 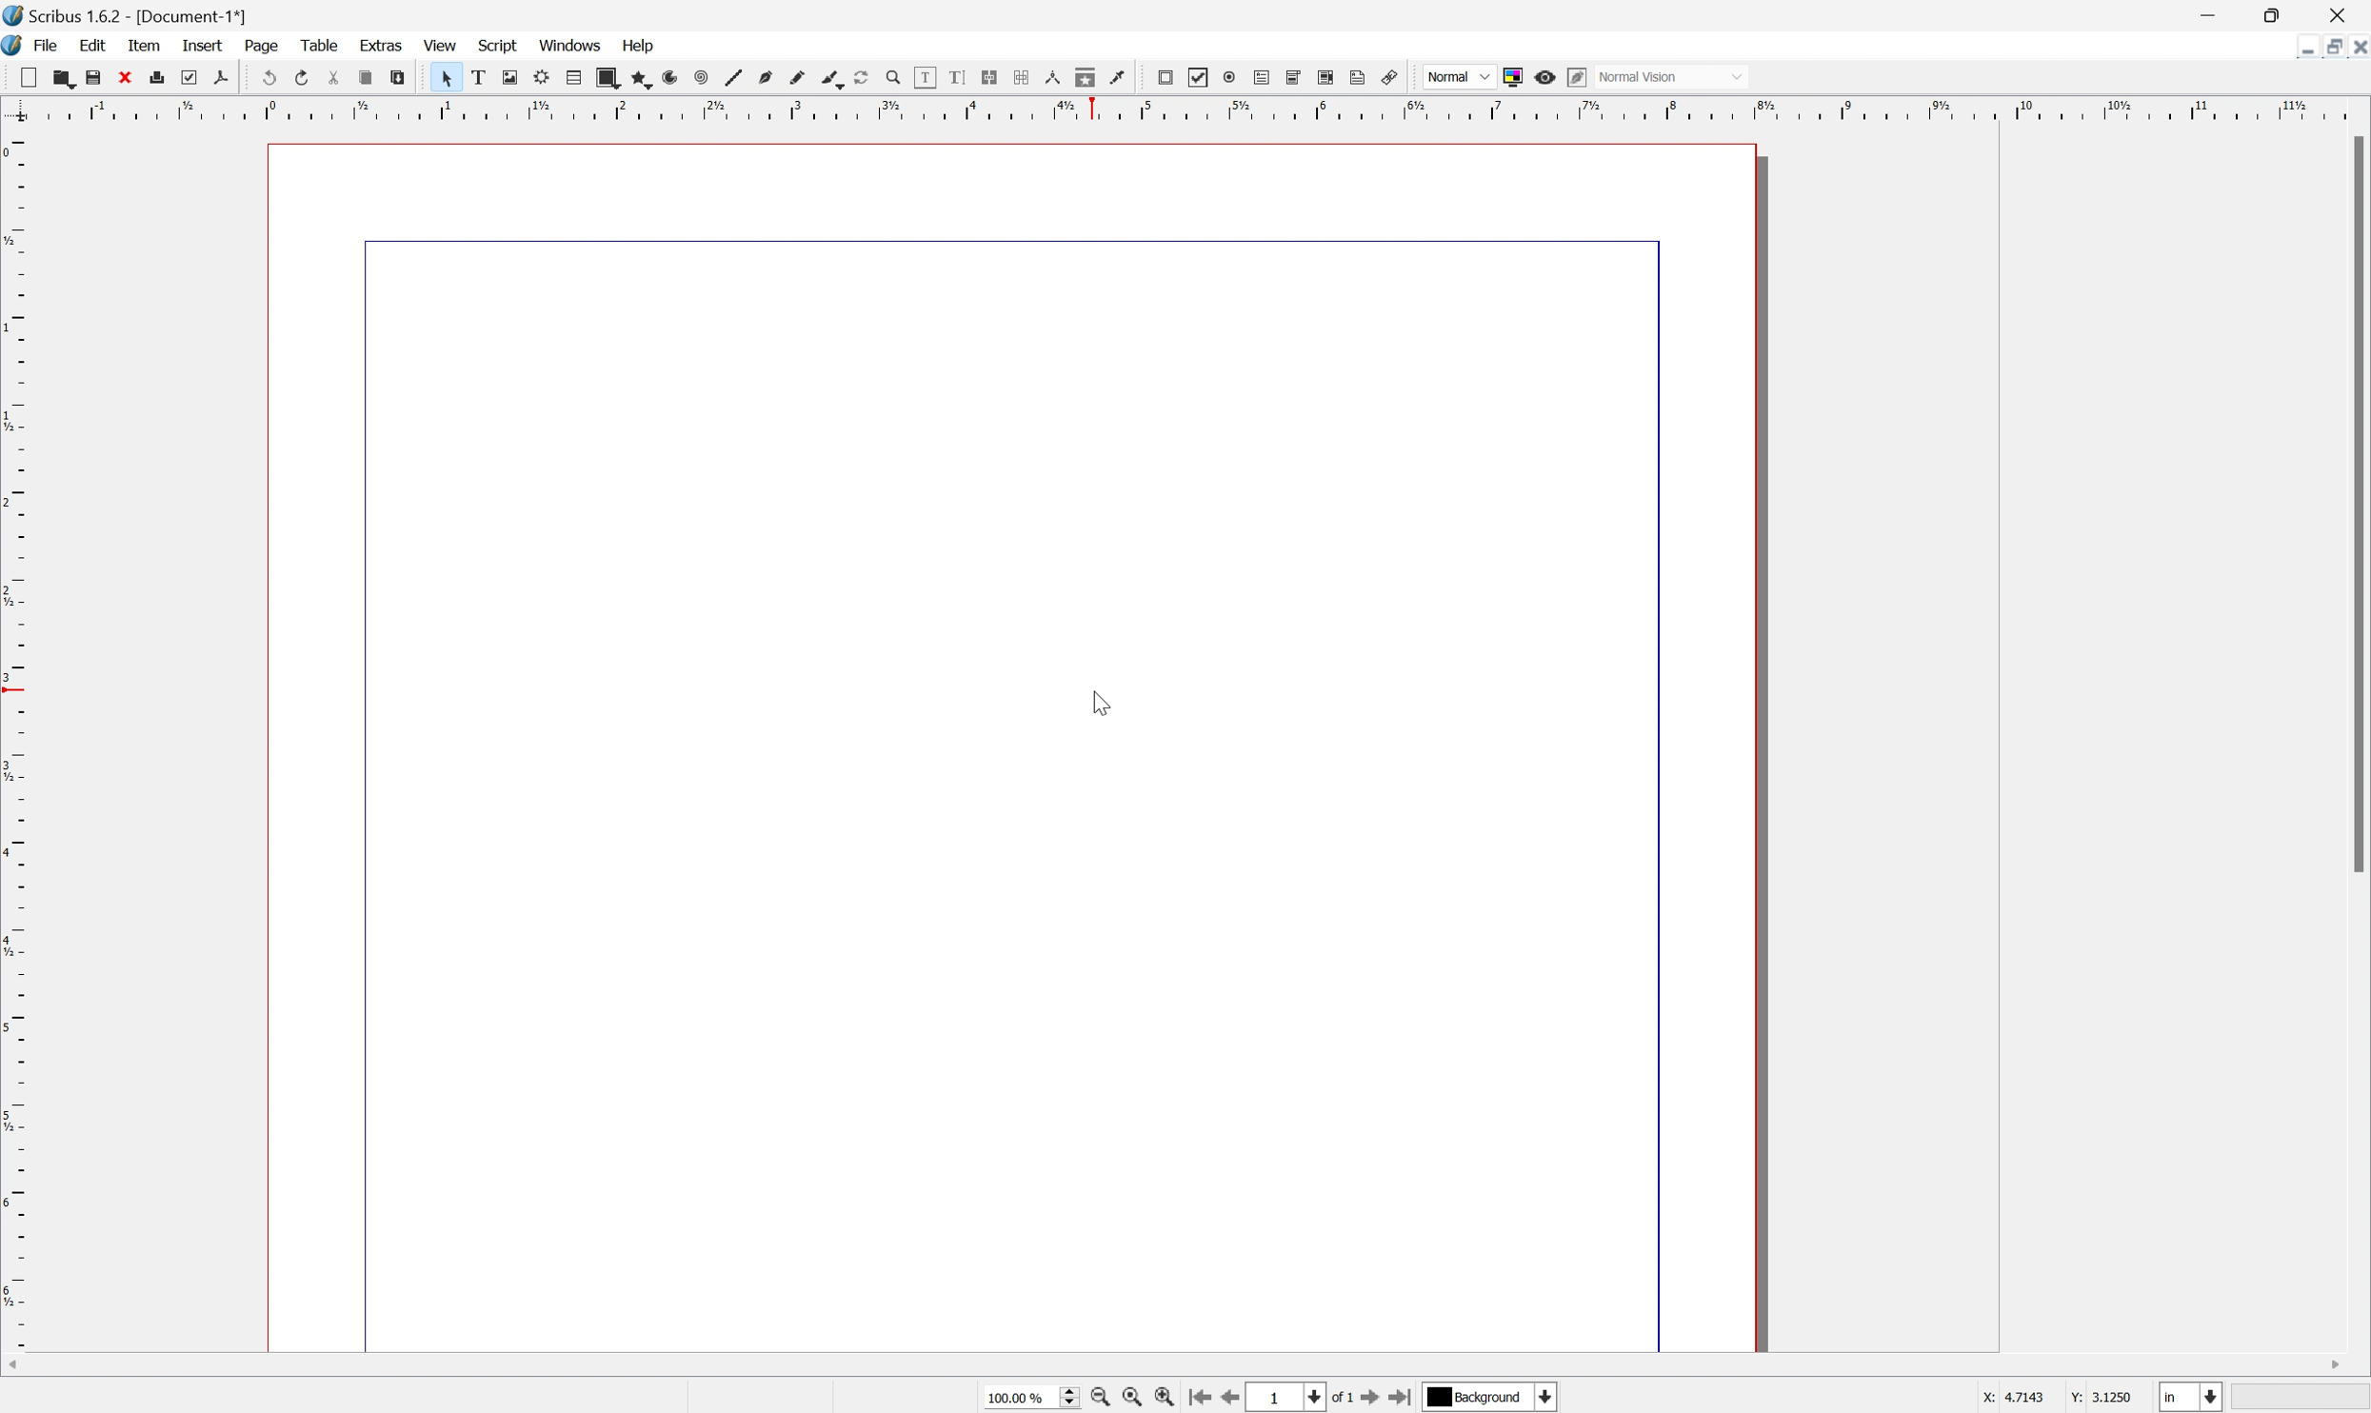 I want to click on save as pdf, so click(x=221, y=79).